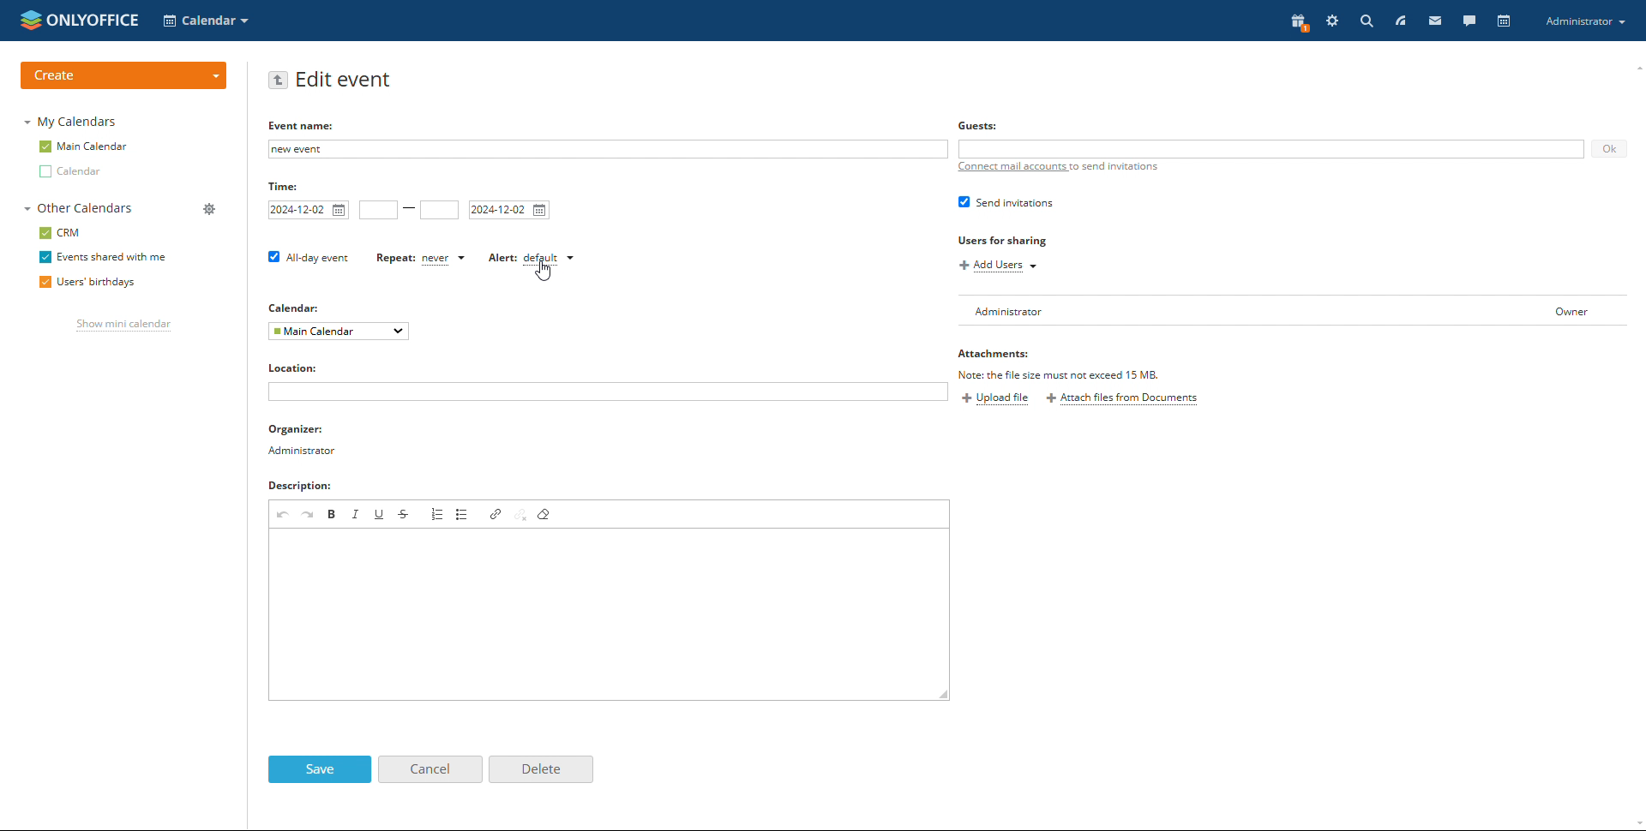 This screenshot has width=1646, height=831. Describe the element at coordinates (520, 514) in the screenshot. I see `unlink` at that location.